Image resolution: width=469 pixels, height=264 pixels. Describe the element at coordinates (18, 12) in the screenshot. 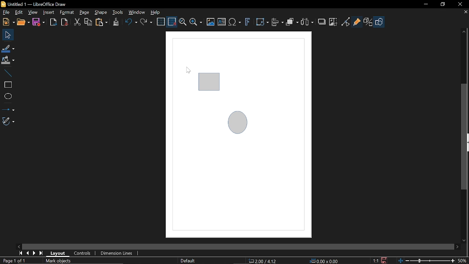

I see `Edit` at that location.